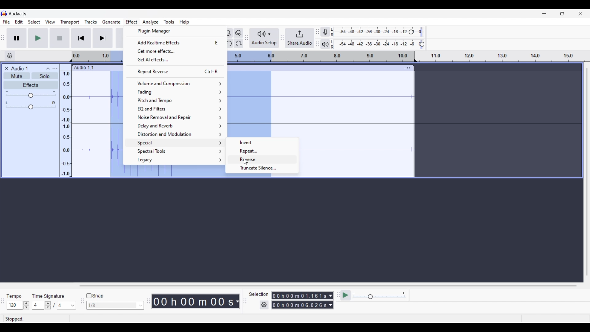 The image size is (590, 332). I want to click on Edit menu, so click(19, 22).